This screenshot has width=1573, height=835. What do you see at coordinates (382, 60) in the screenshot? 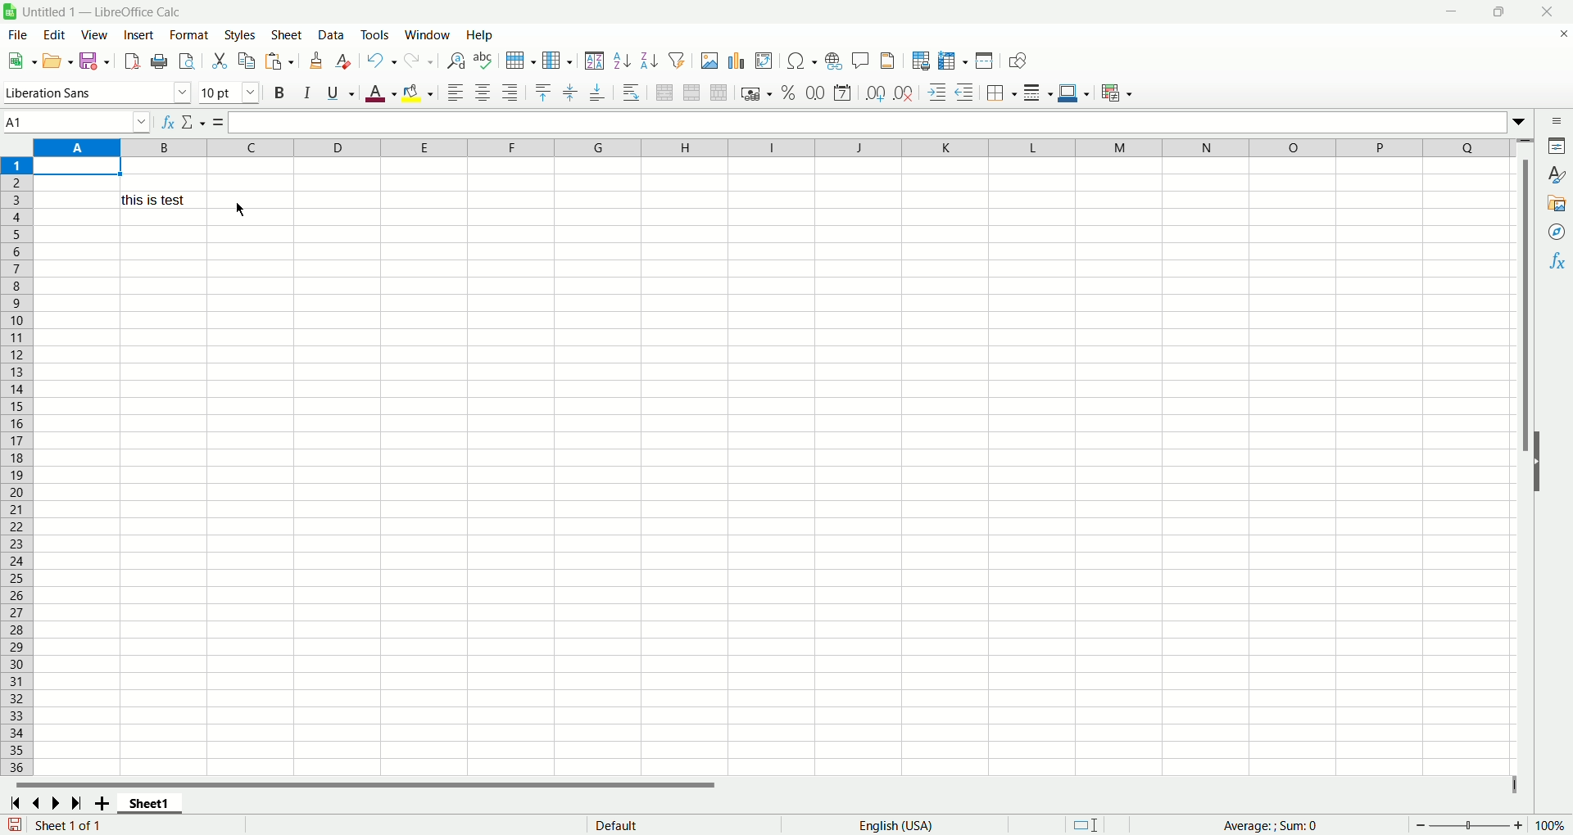
I see `undo` at bounding box center [382, 60].